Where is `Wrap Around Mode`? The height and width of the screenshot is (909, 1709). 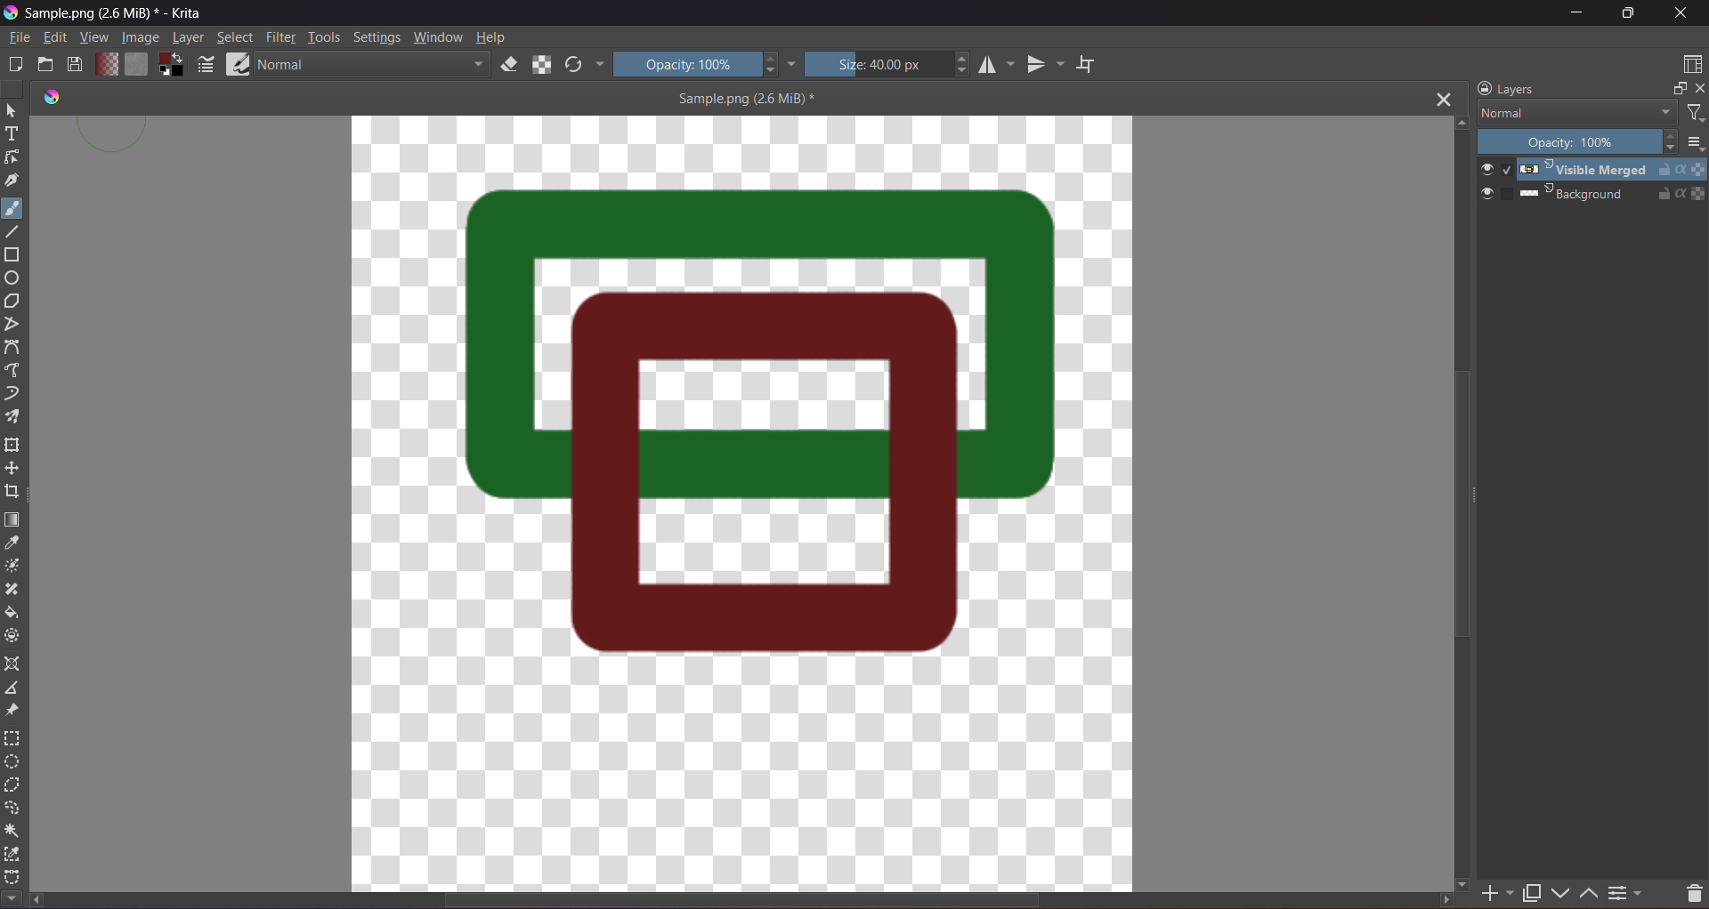 Wrap Around Mode is located at coordinates (1099, 59).